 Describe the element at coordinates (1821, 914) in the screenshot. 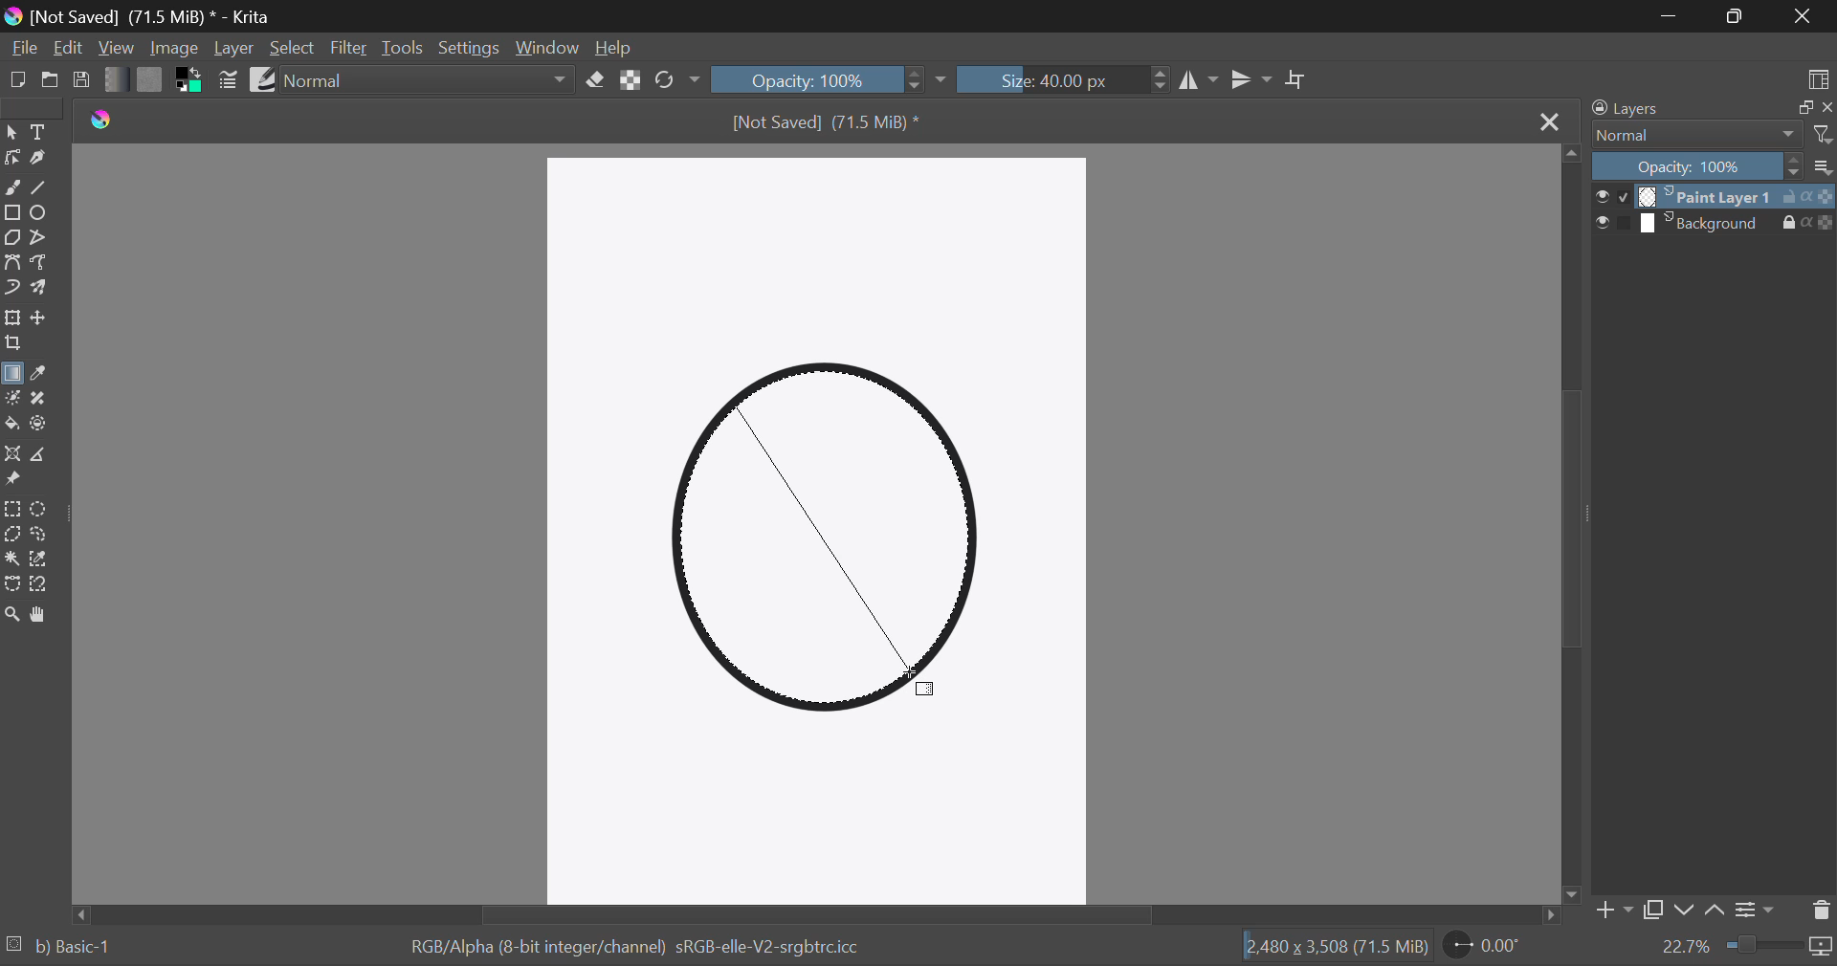

I see `Delete Layer` at that location.